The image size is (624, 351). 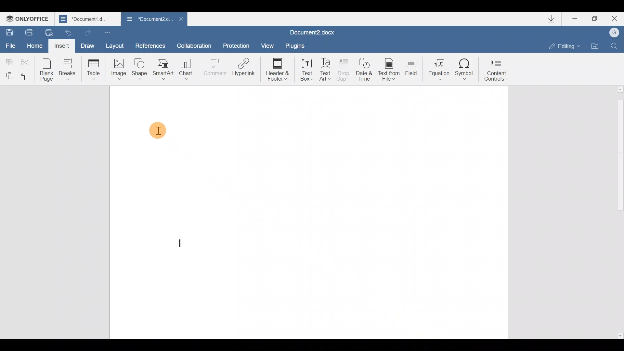 What do you see at coordinates (618, 212) in the screenshot?
I see `Scroll bar` at bounding box center [618, 212].